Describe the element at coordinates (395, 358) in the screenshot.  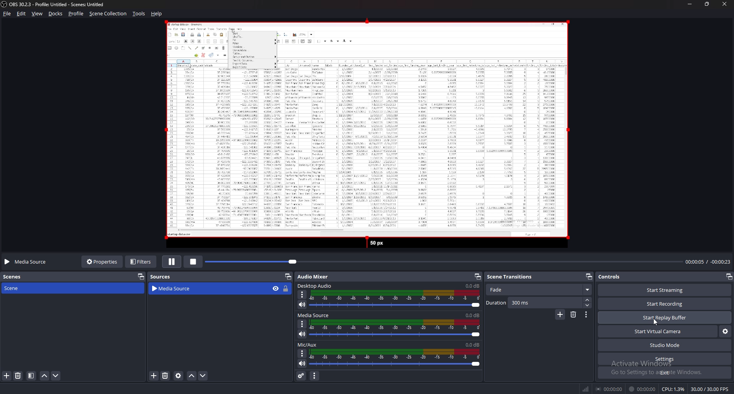
I see `mic/aux audio adjust` at that location.